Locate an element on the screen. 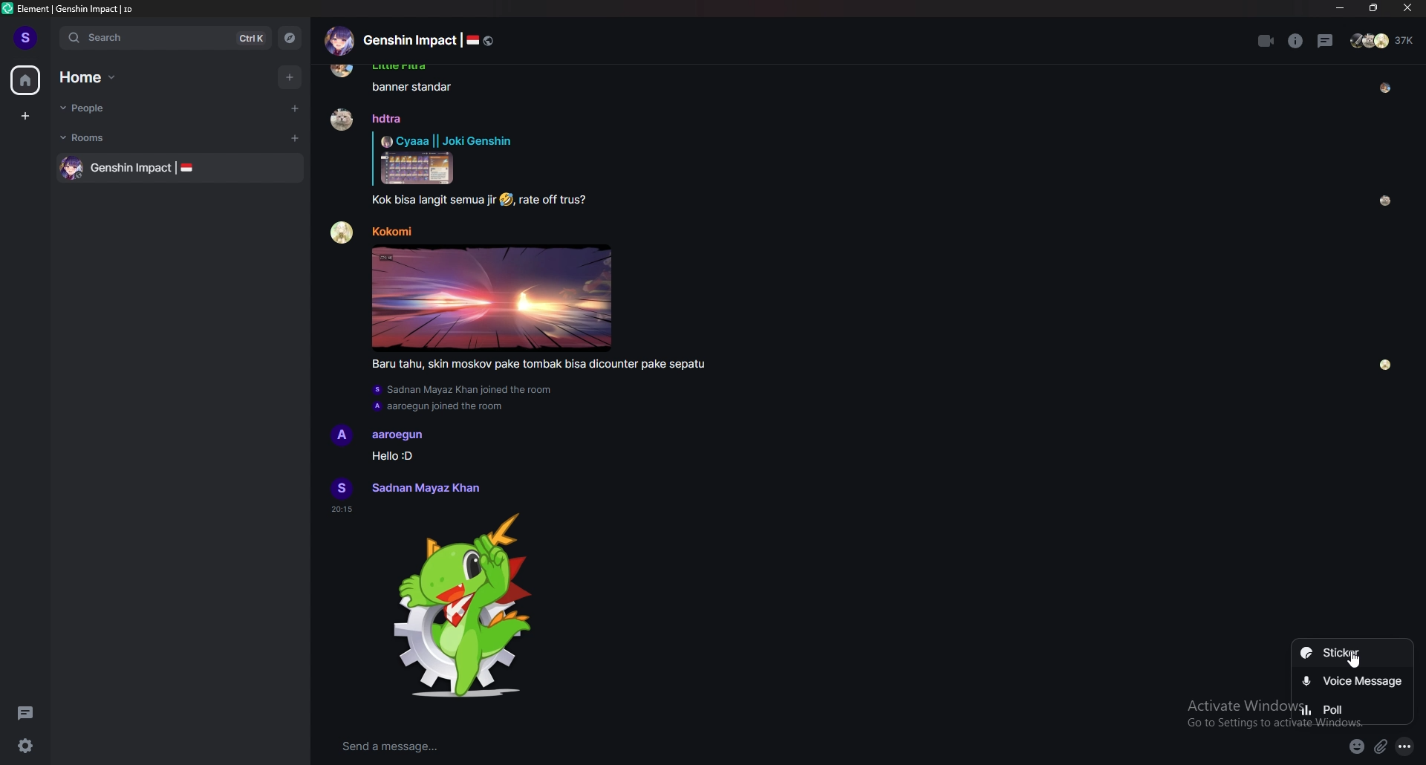 This screenshot has height=765, width=1426. banner standar is located at coordinates (412, 87).